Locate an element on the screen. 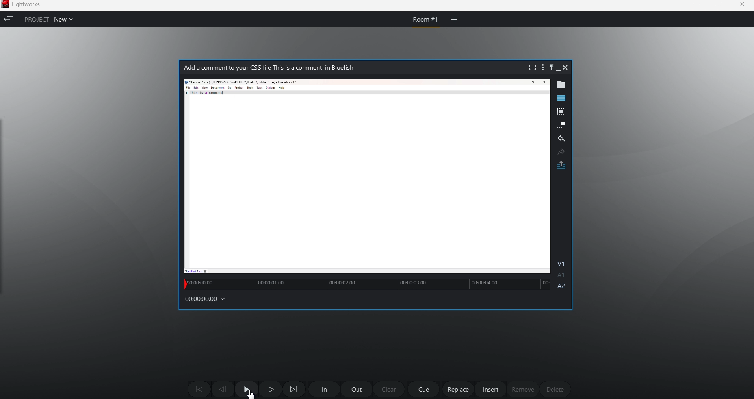 Image resolution: width=754 pixels, height=399 pixels. -Add a comment to your CSS file This is a comment in Bluefish is located at coordinates (285, 68).